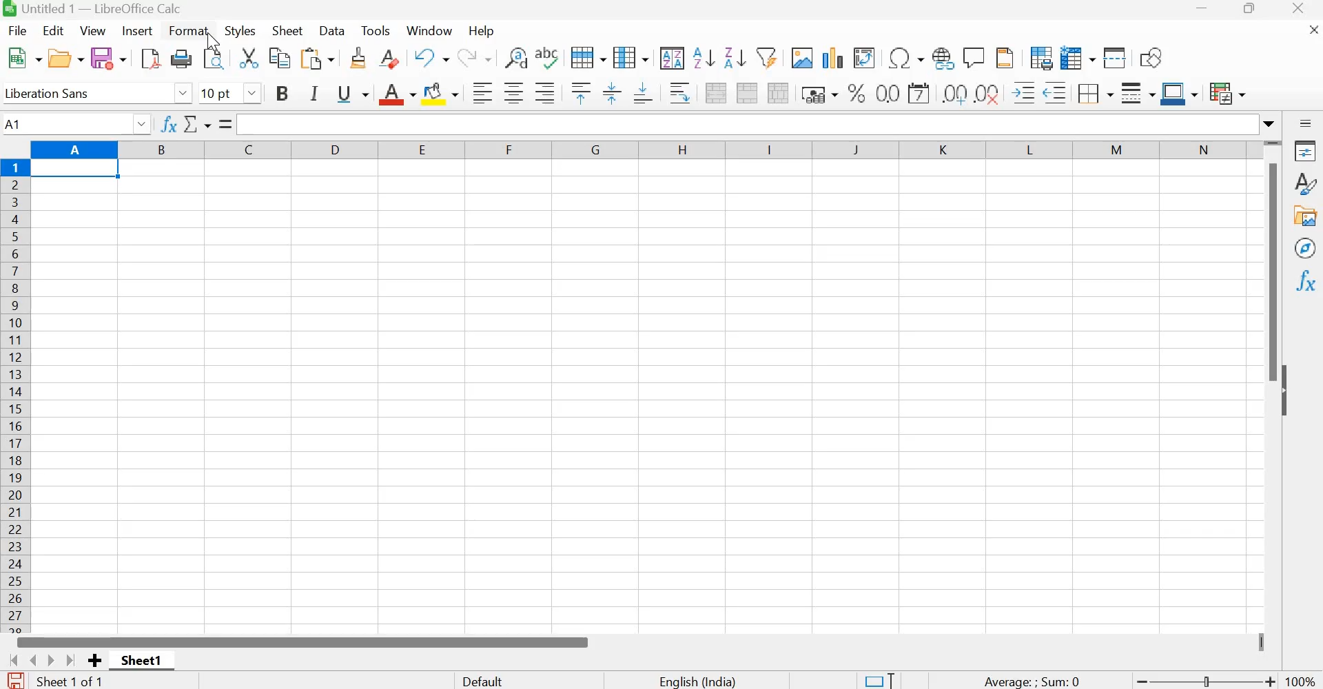 This screenshot has width=1323, height=689. I want to click on Format as Number, so click(888, 94).